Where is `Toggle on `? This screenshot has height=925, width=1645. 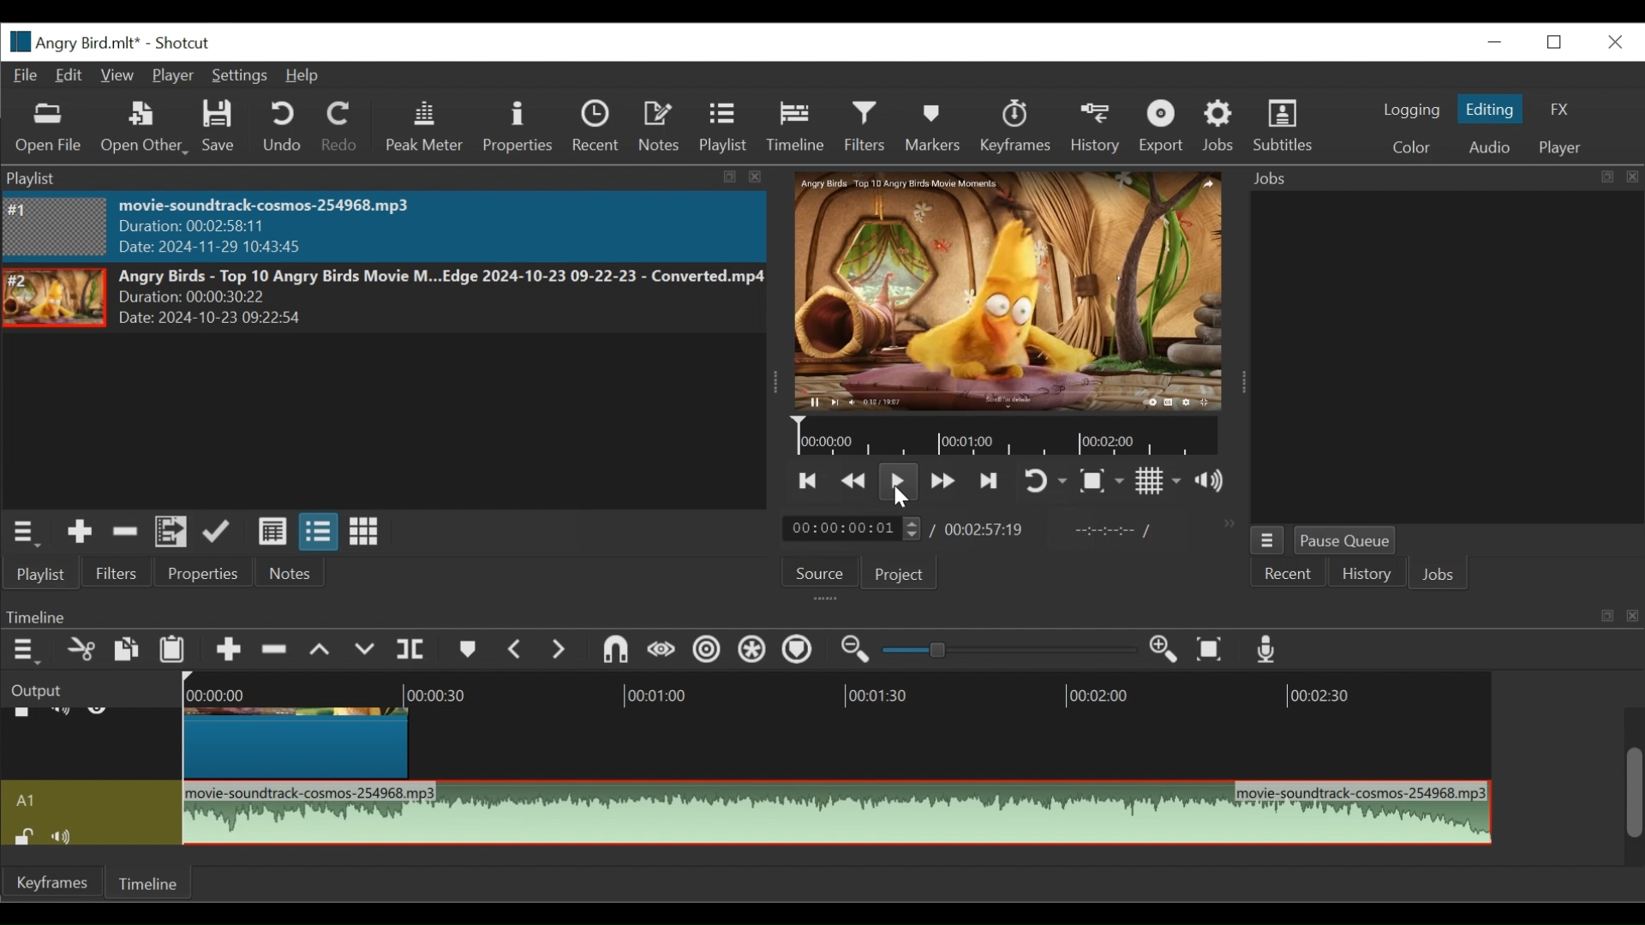 Toggle on  is located at coordinates (1047, 480).